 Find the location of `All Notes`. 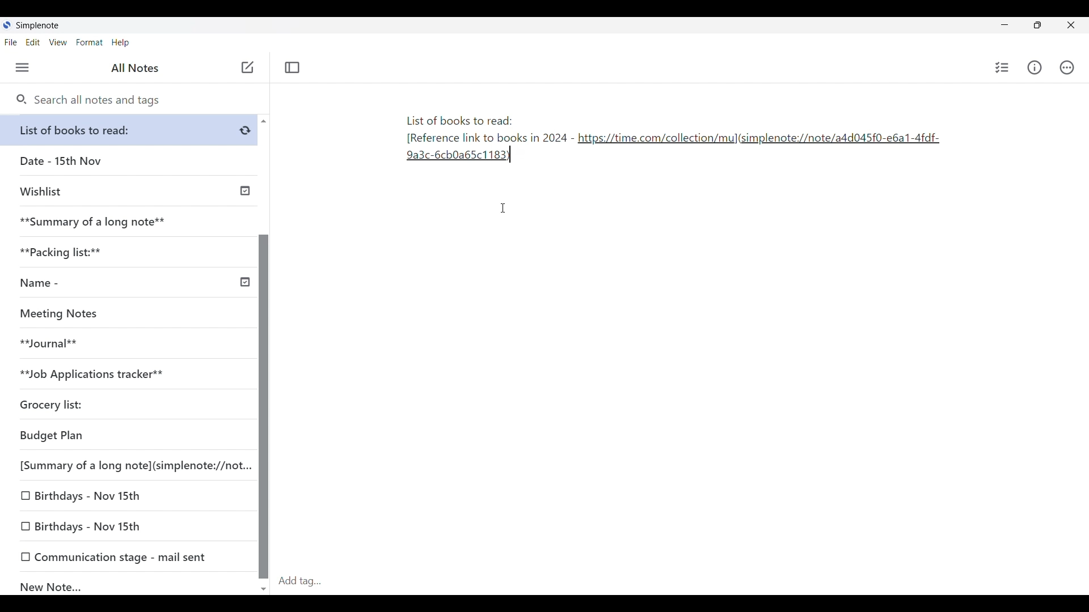

All Notes is located at coordinates (133, 68).